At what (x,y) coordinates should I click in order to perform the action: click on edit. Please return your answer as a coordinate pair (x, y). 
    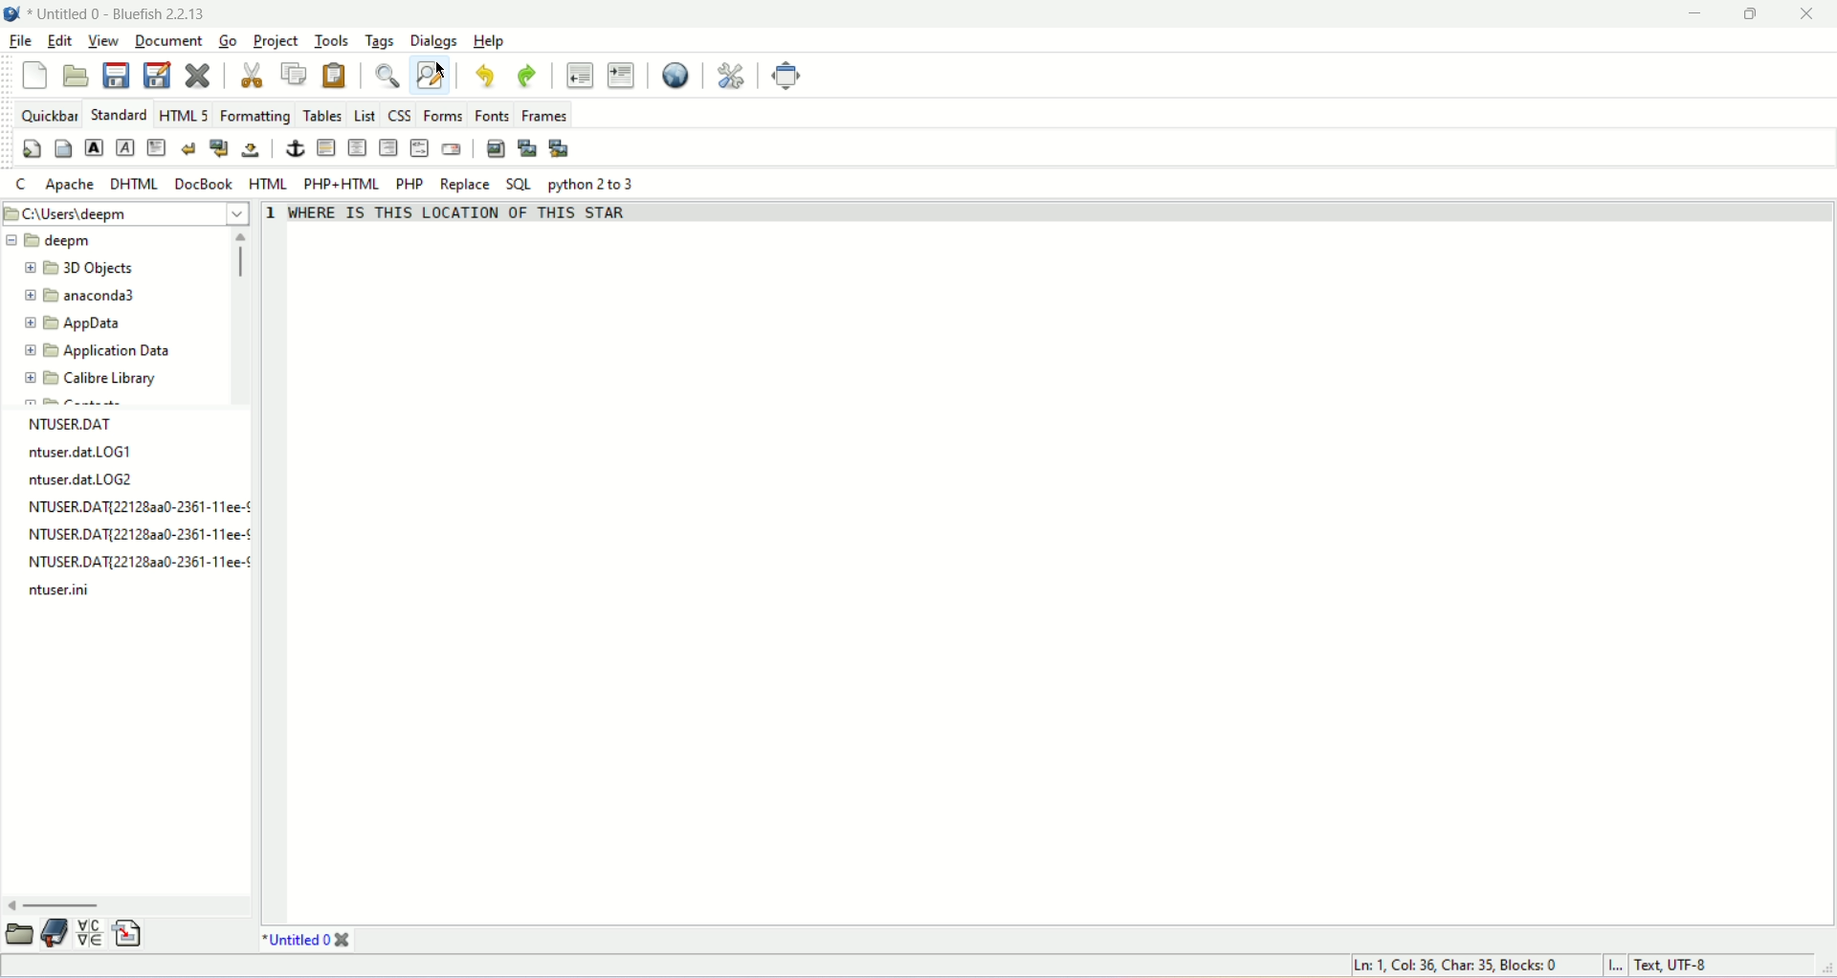
    Looking at the image, I should click on (62, 43).